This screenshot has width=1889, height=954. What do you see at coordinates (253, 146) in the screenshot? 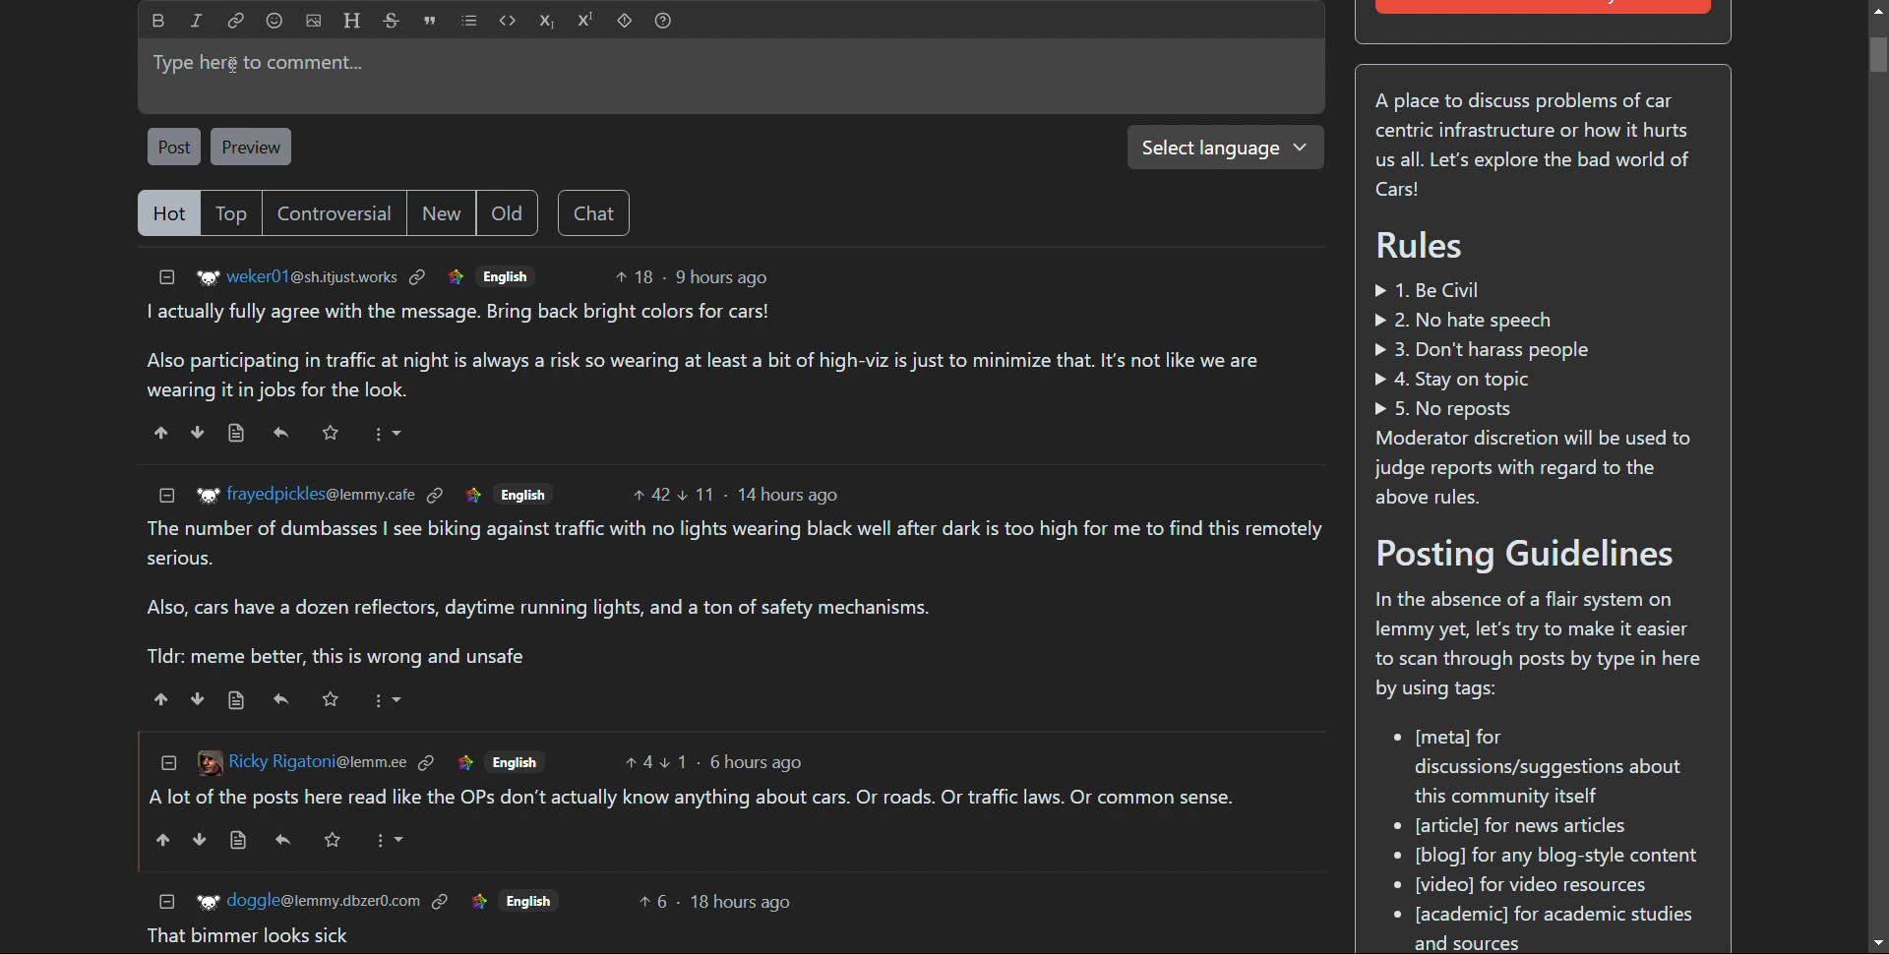
I see `preview` at bounding box center [253, 146].